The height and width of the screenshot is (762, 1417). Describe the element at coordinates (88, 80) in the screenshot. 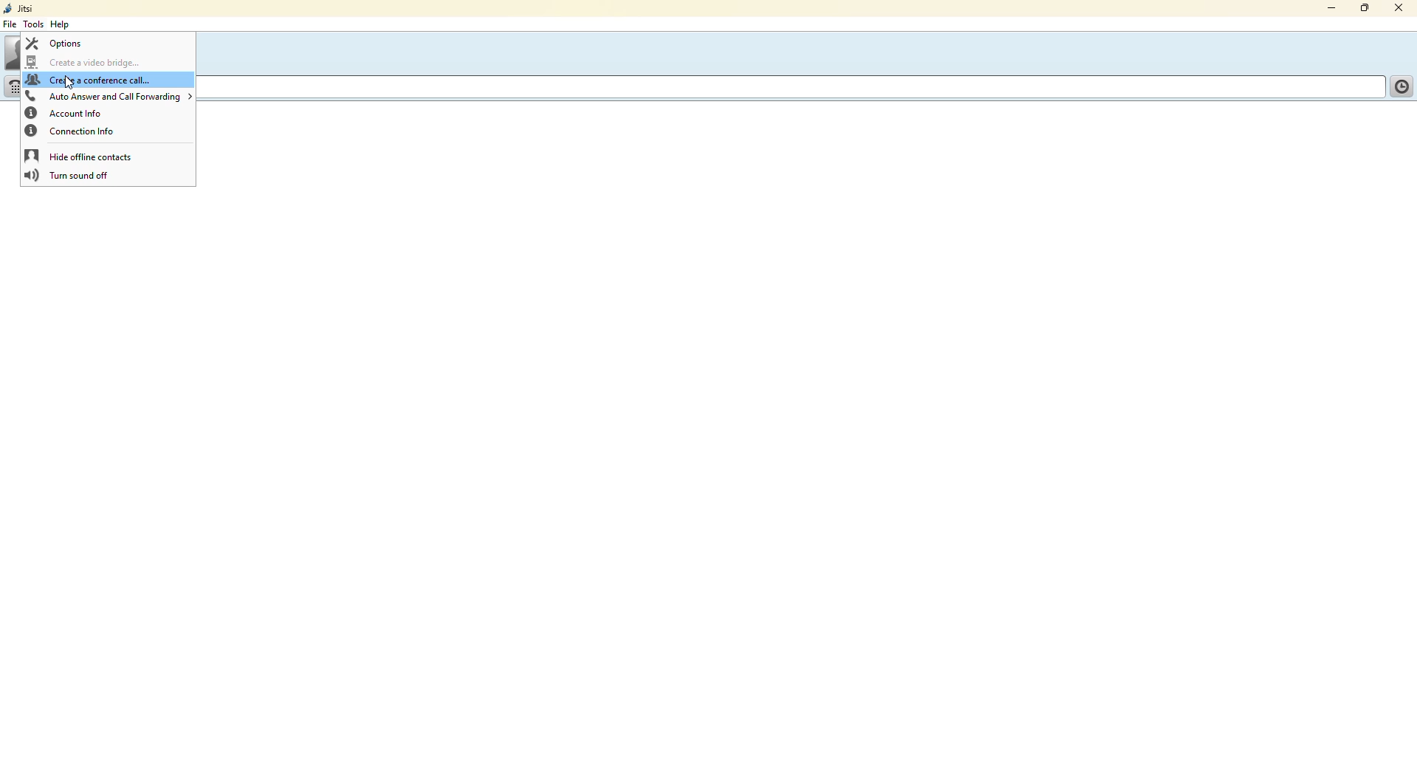

I see `create a conference call` at that location.